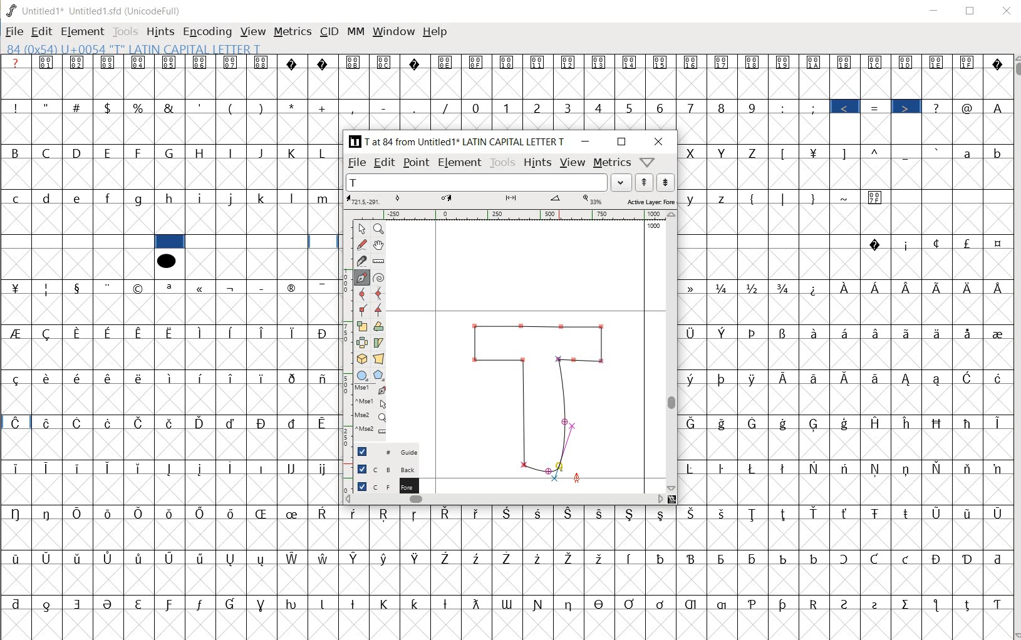 Image resolution: width=1021 pixels, height=640 pixels. I want to click on pen, so click(362, 276).